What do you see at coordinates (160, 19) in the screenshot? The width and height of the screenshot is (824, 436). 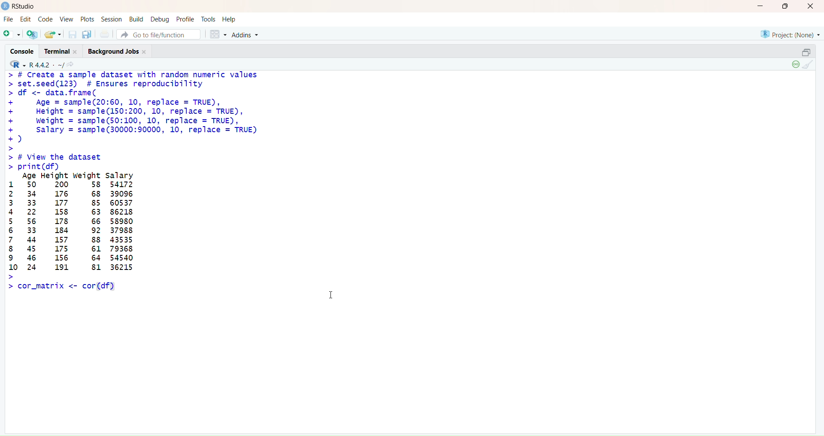 I see `Debug` at bounding box center [160, 19].